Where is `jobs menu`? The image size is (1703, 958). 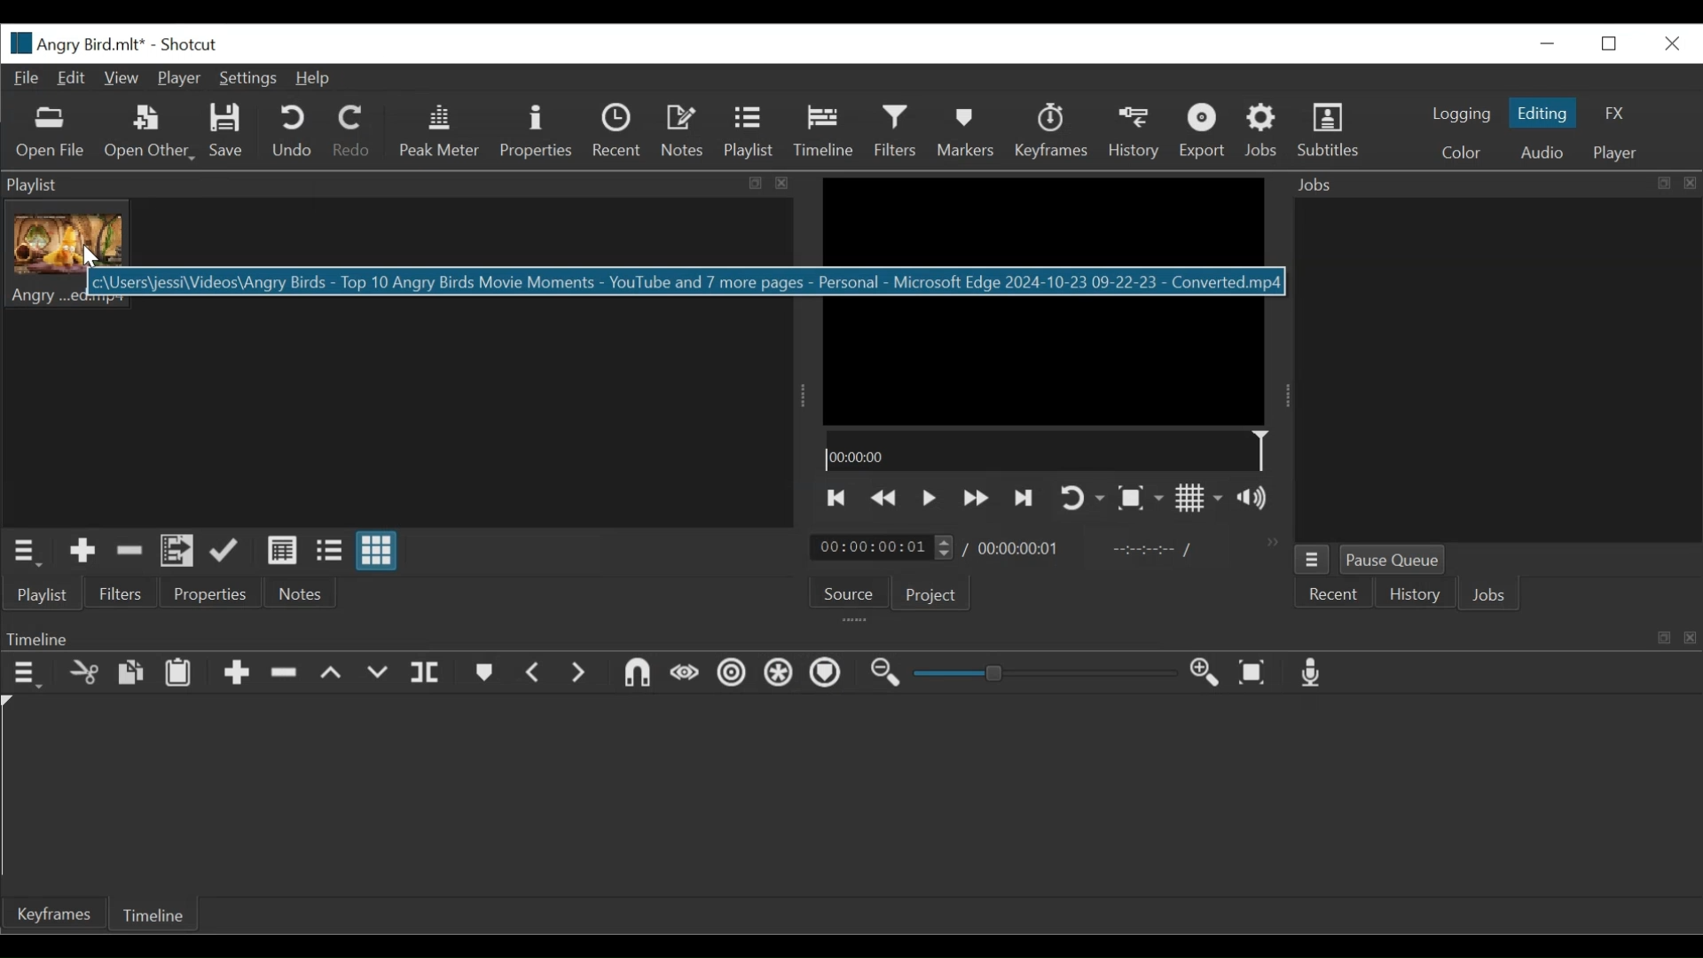
jobs menu is located at coordinates (1311, 560).